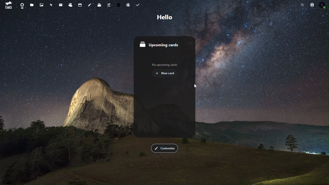 The width and height of the screenshot is (329, 185). Describe the element at coordinates (164, 148) in the screenshot. I see `Customize` at that location.